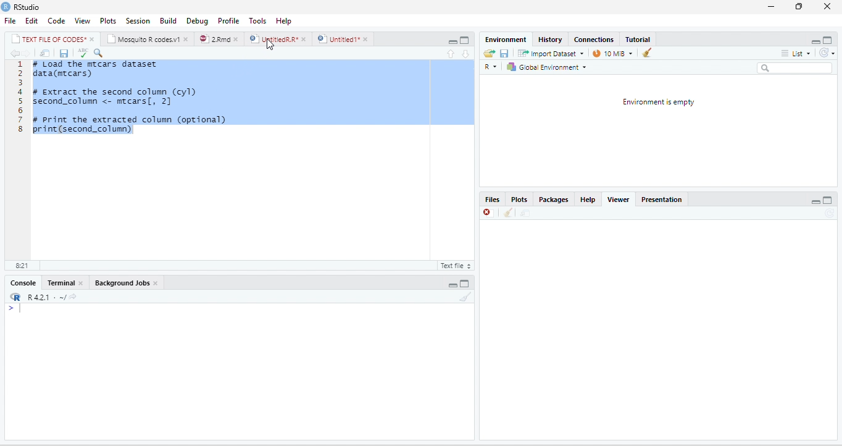 The image size is (842, 446). What do you see at coordinates (827, 6) in the screenshot?
I see `close` at bounding box center [827, 6].